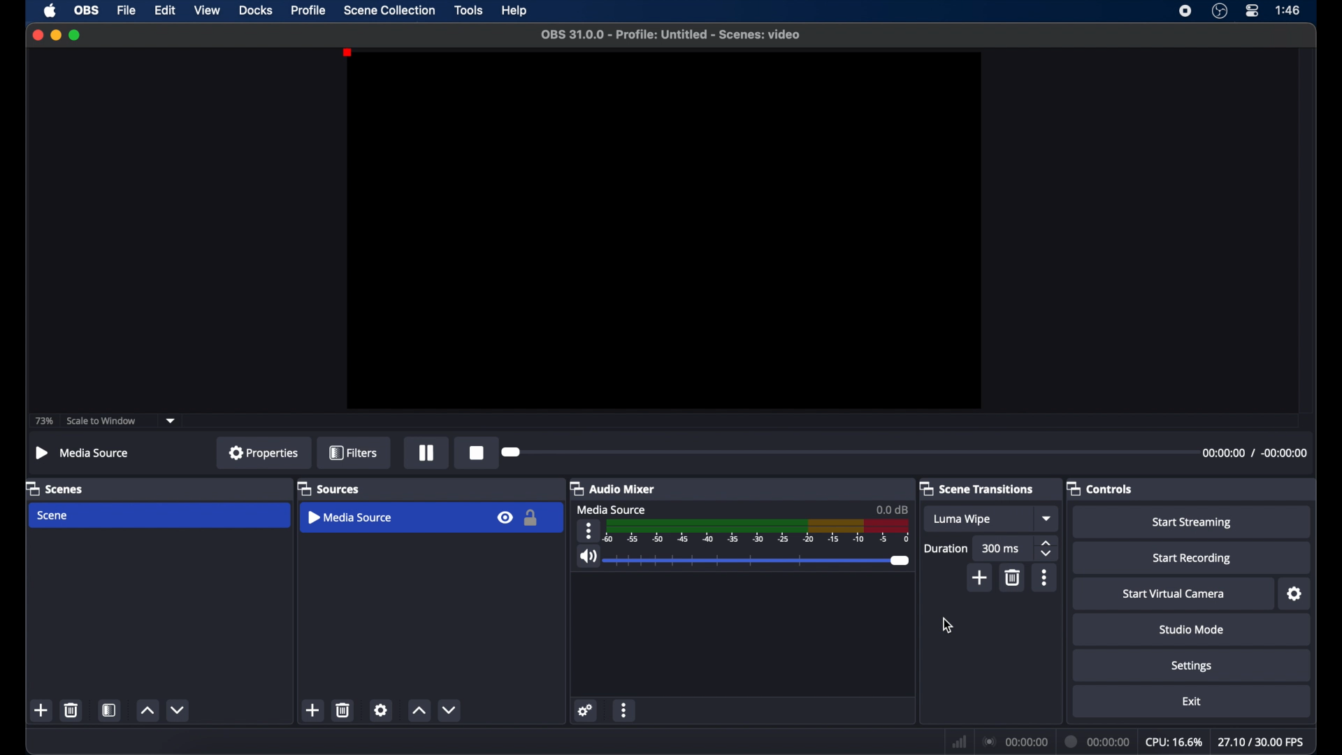  What do you see at coordinates (1192, 629) in the screenshot?
I see `studio mode` at bounding box center [1192, 629].